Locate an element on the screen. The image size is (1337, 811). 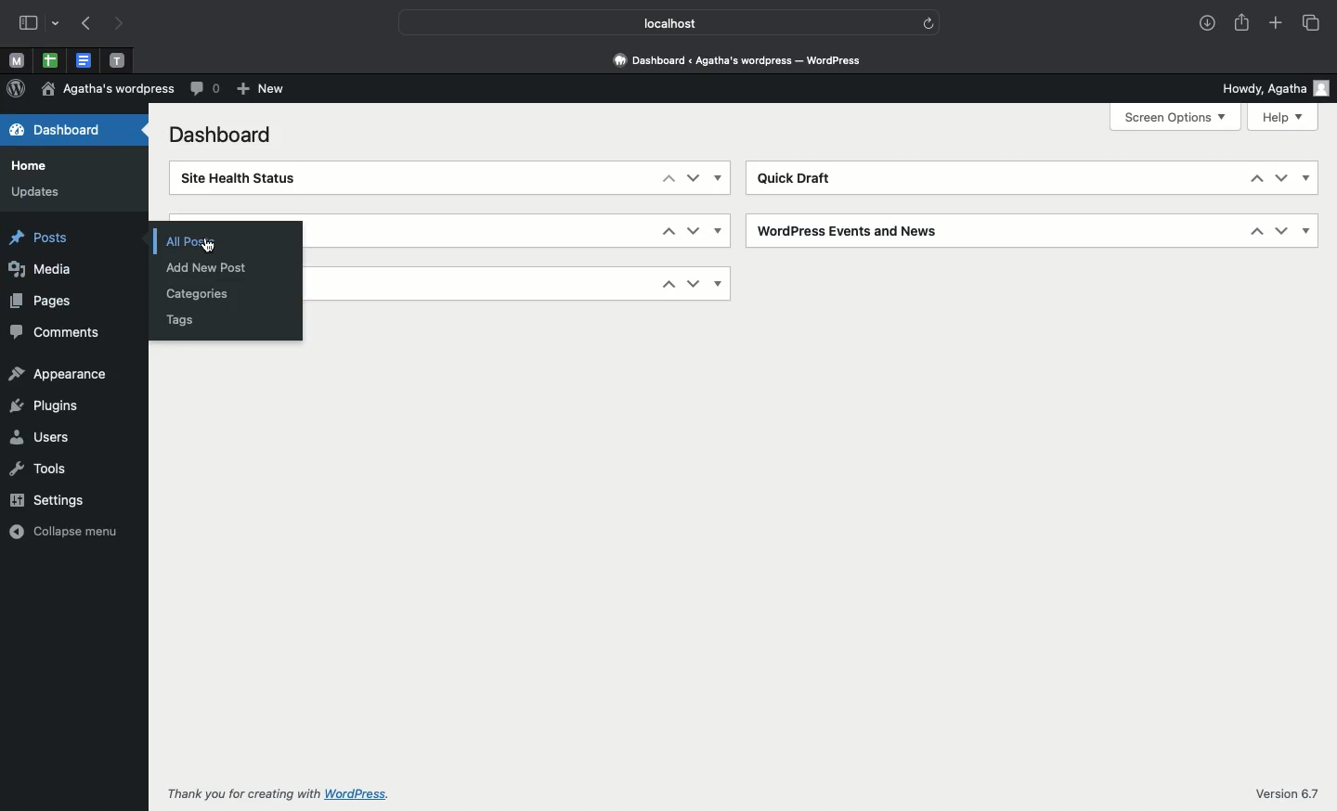
Previous page is located at coordinates (84, 24).